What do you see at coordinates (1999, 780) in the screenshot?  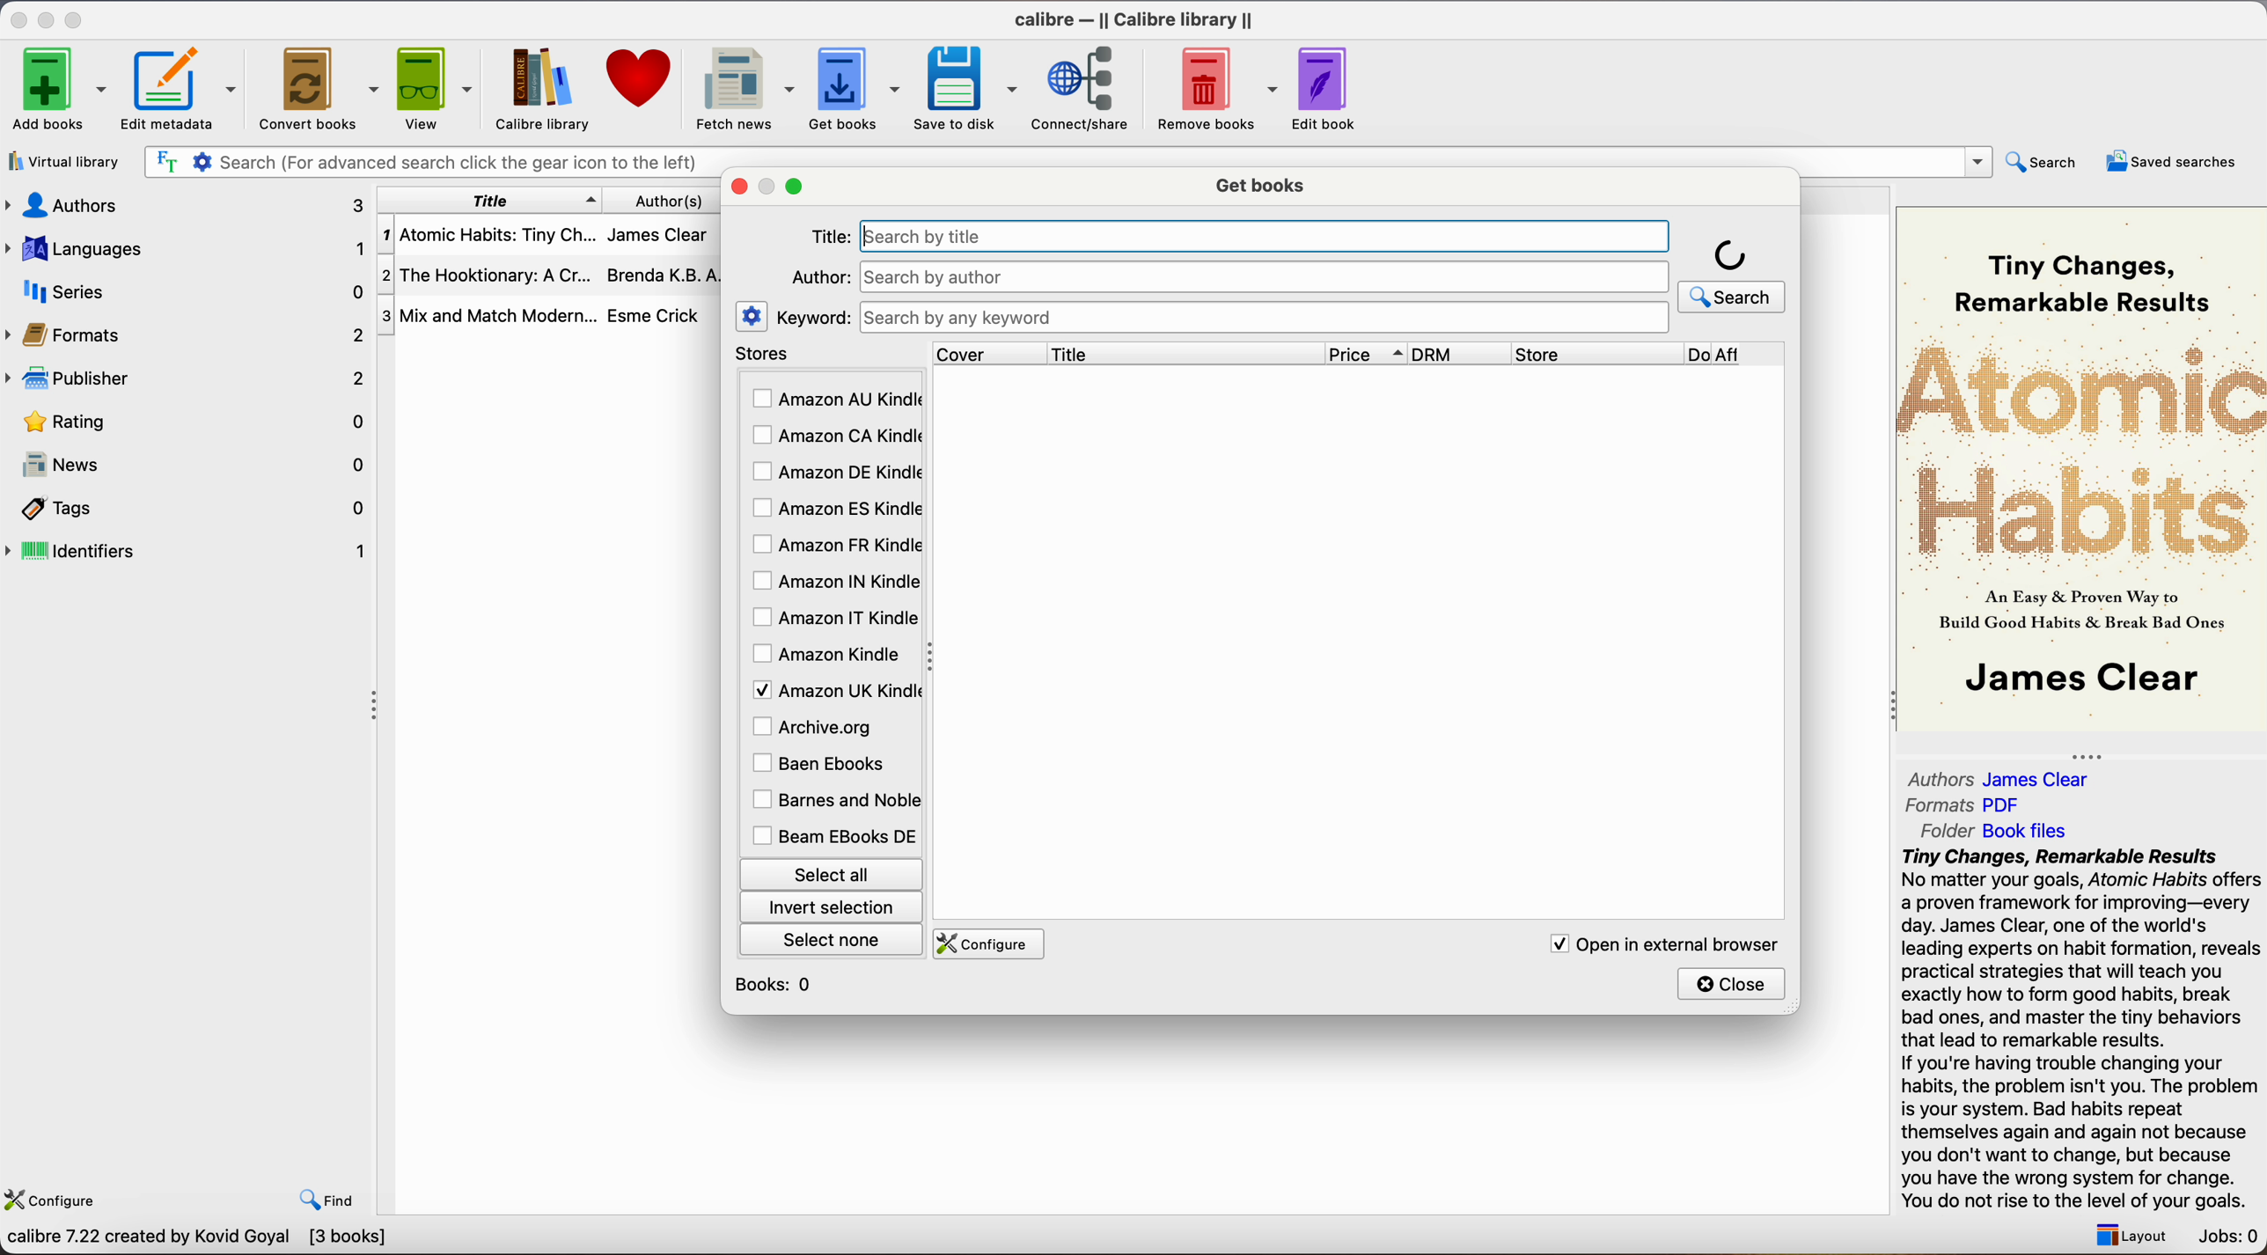 I see `Authors James Clear` at bounding box center [1999, 780].